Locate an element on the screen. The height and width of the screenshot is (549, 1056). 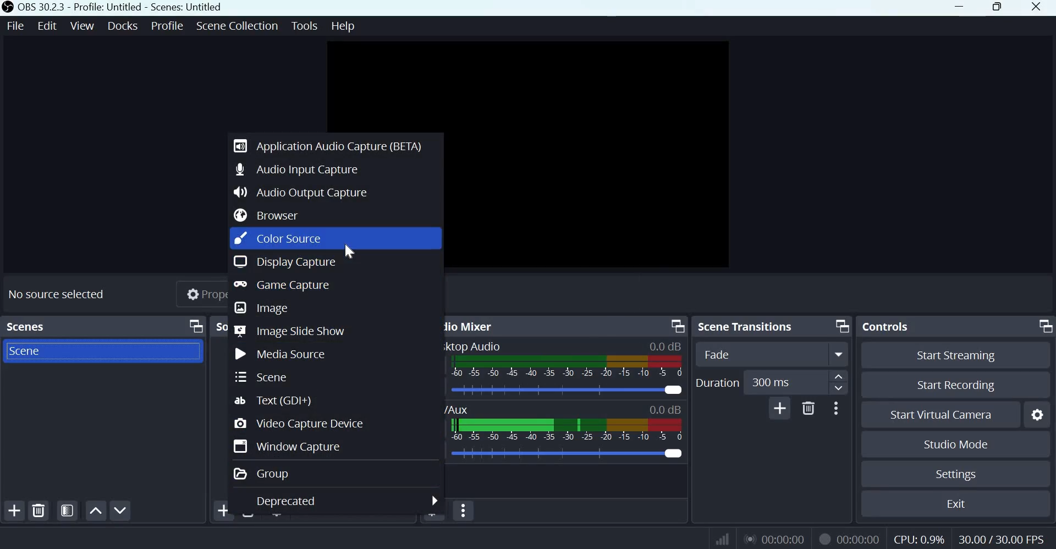
Dock Options icon is located at coordinates (1043, 325).